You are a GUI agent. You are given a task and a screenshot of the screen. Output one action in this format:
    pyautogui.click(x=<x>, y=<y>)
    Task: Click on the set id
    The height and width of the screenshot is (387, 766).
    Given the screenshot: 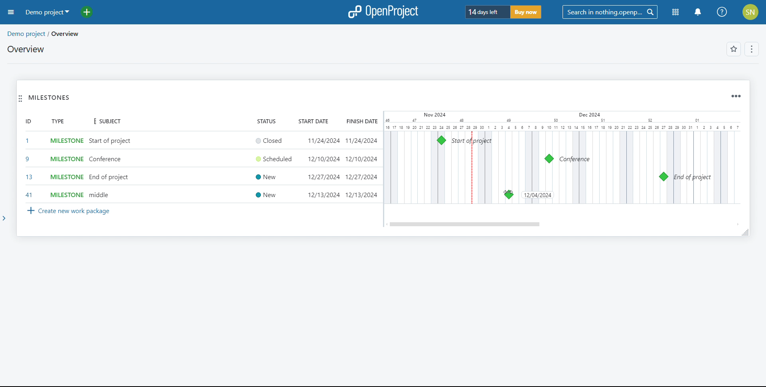 What is the action you would take?
    pyautogui.click(x=28, y=168)
    